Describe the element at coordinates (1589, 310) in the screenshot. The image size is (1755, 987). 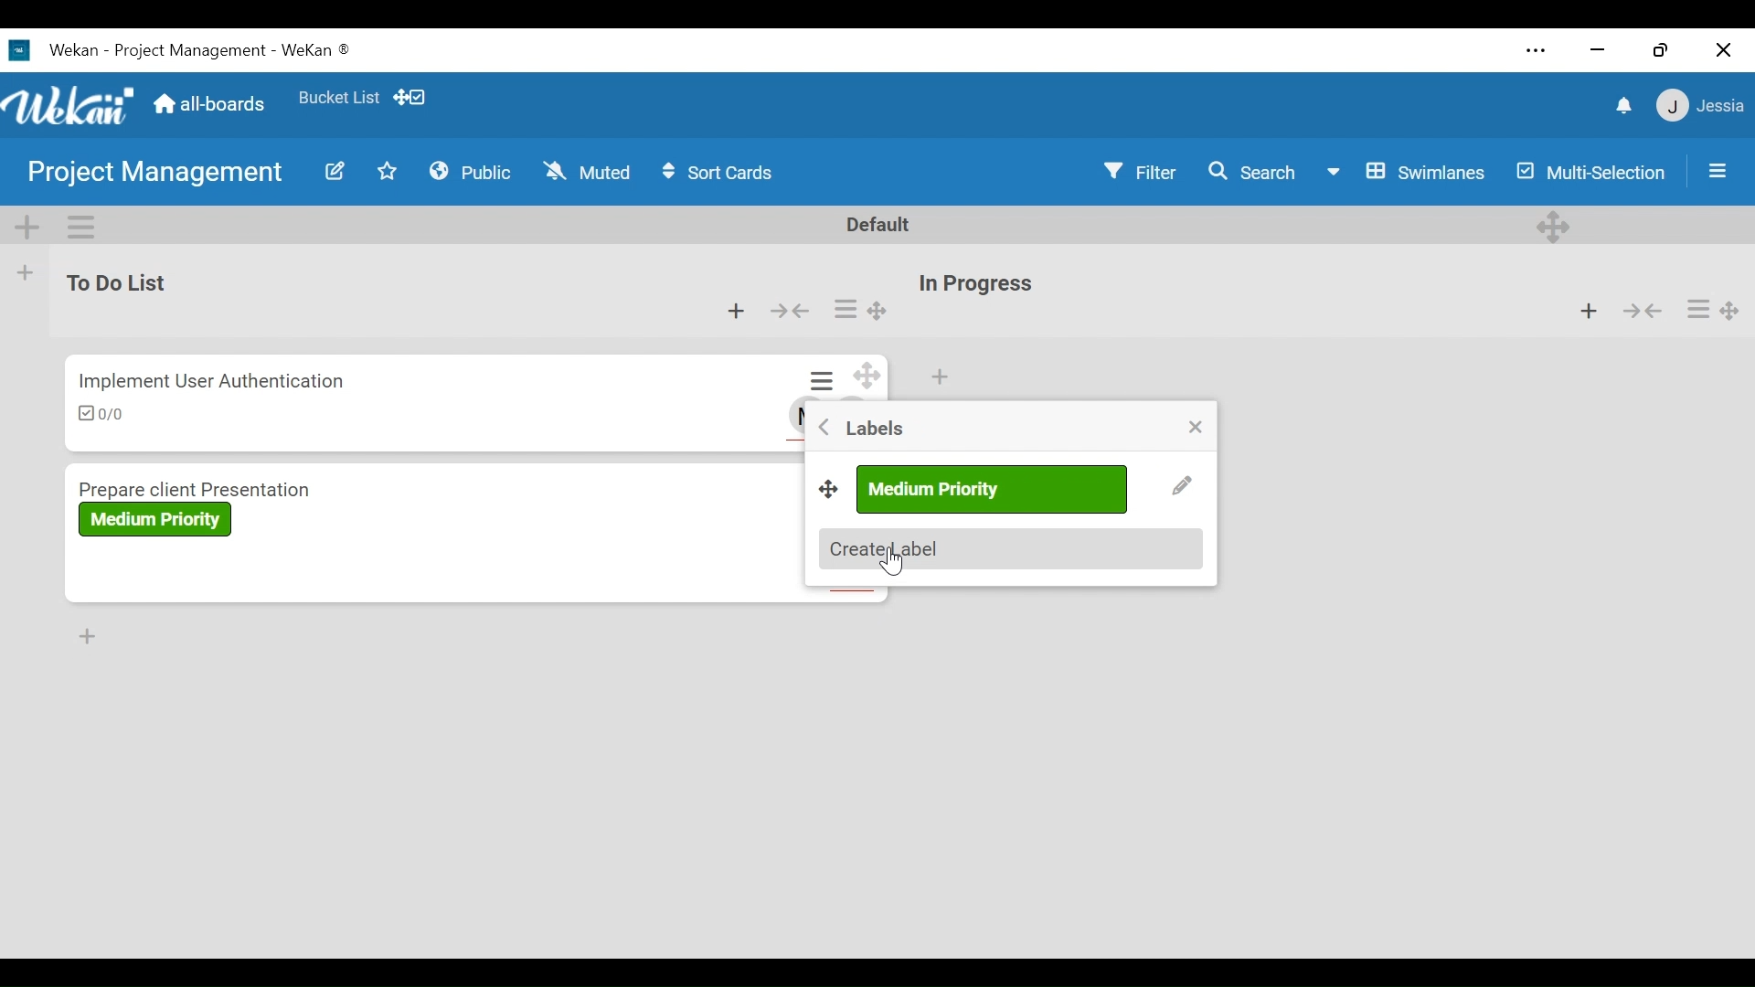
I see `Add card to top of the list` at that location.